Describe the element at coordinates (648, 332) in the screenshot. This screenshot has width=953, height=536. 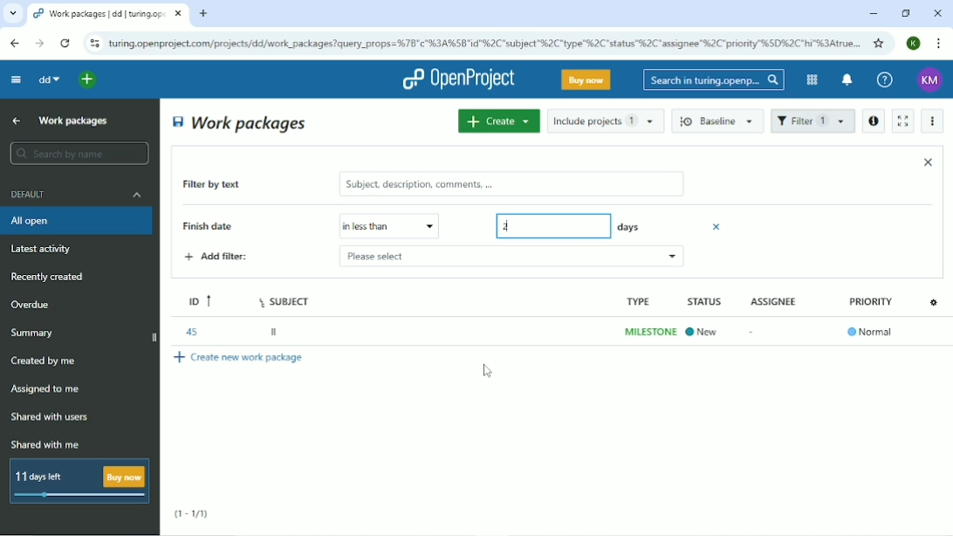
I see `milestone` at that location.